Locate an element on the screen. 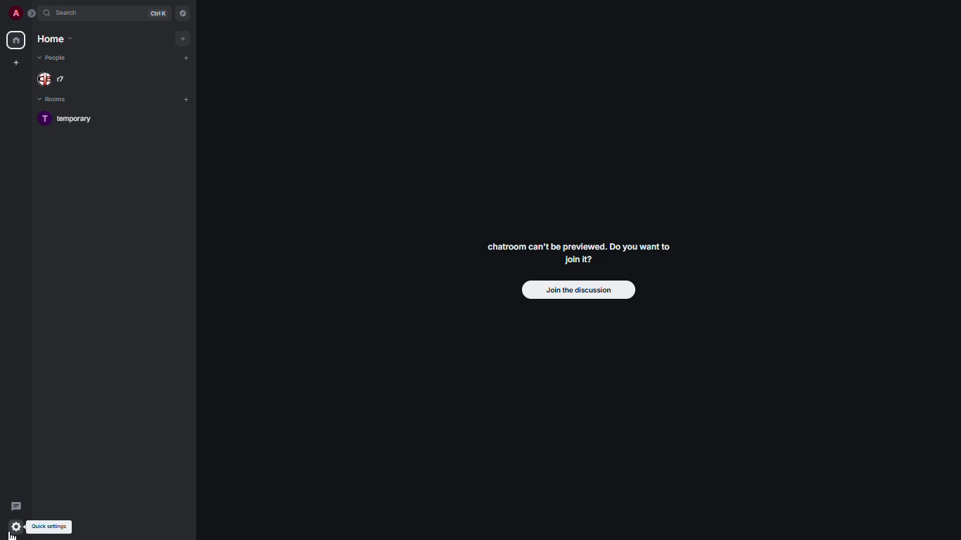 This screenshot has width=961, height=540. quick settings is located at coordinates (16, 527).